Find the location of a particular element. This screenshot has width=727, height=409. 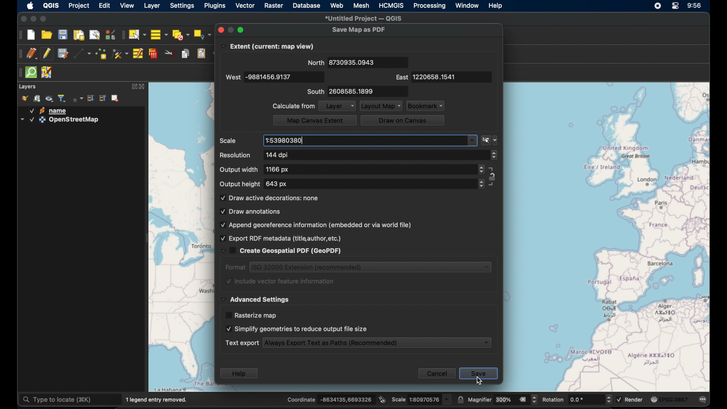

toggle extents and mouse display position is located at coordinates (383, 399).